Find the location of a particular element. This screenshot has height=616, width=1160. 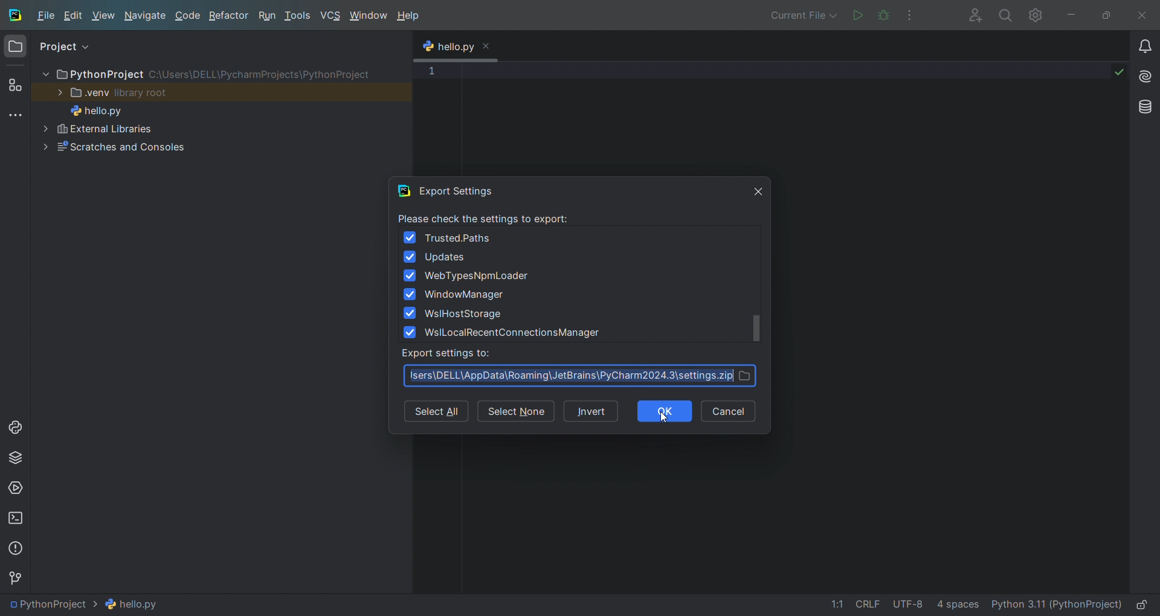

WindowManager is located at coordinates (465, 296).